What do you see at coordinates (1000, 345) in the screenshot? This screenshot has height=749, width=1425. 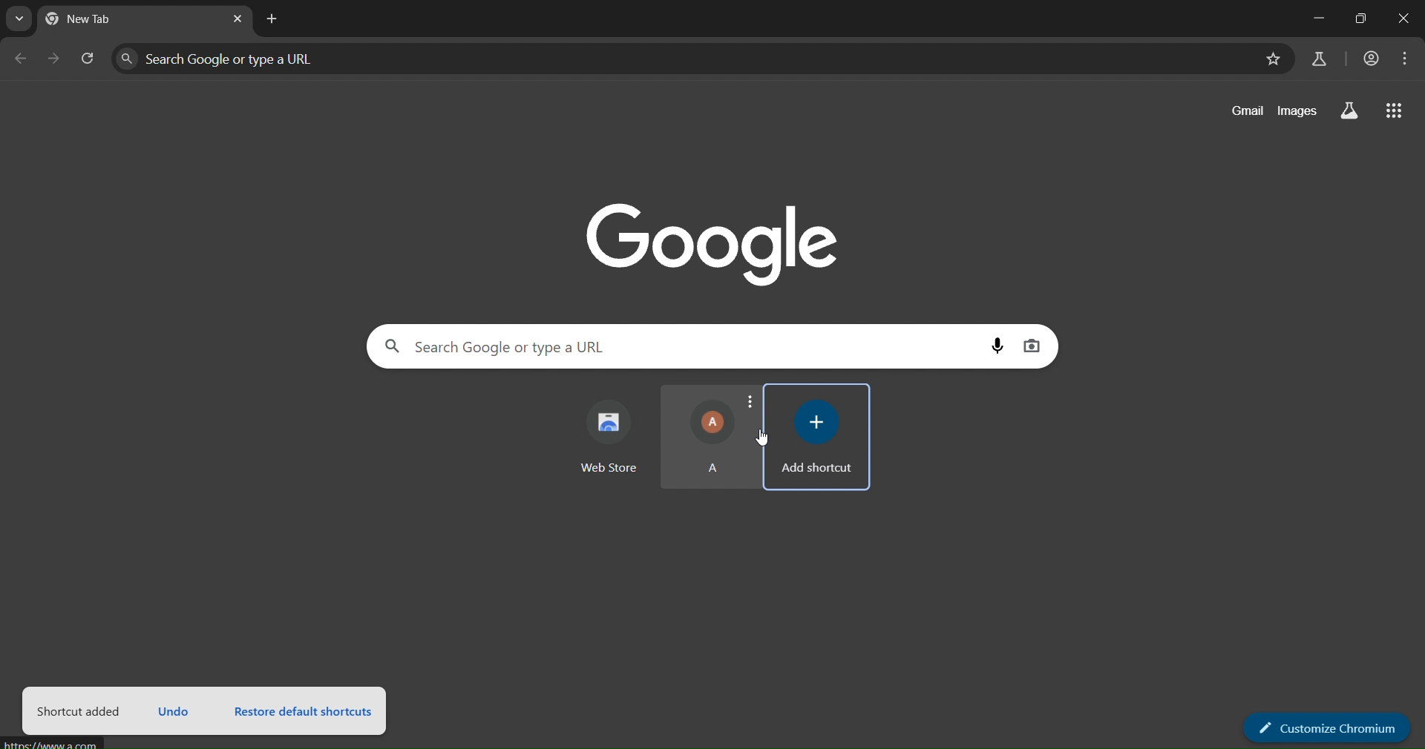 I see `voice search` at bounding box center [1000, 345].